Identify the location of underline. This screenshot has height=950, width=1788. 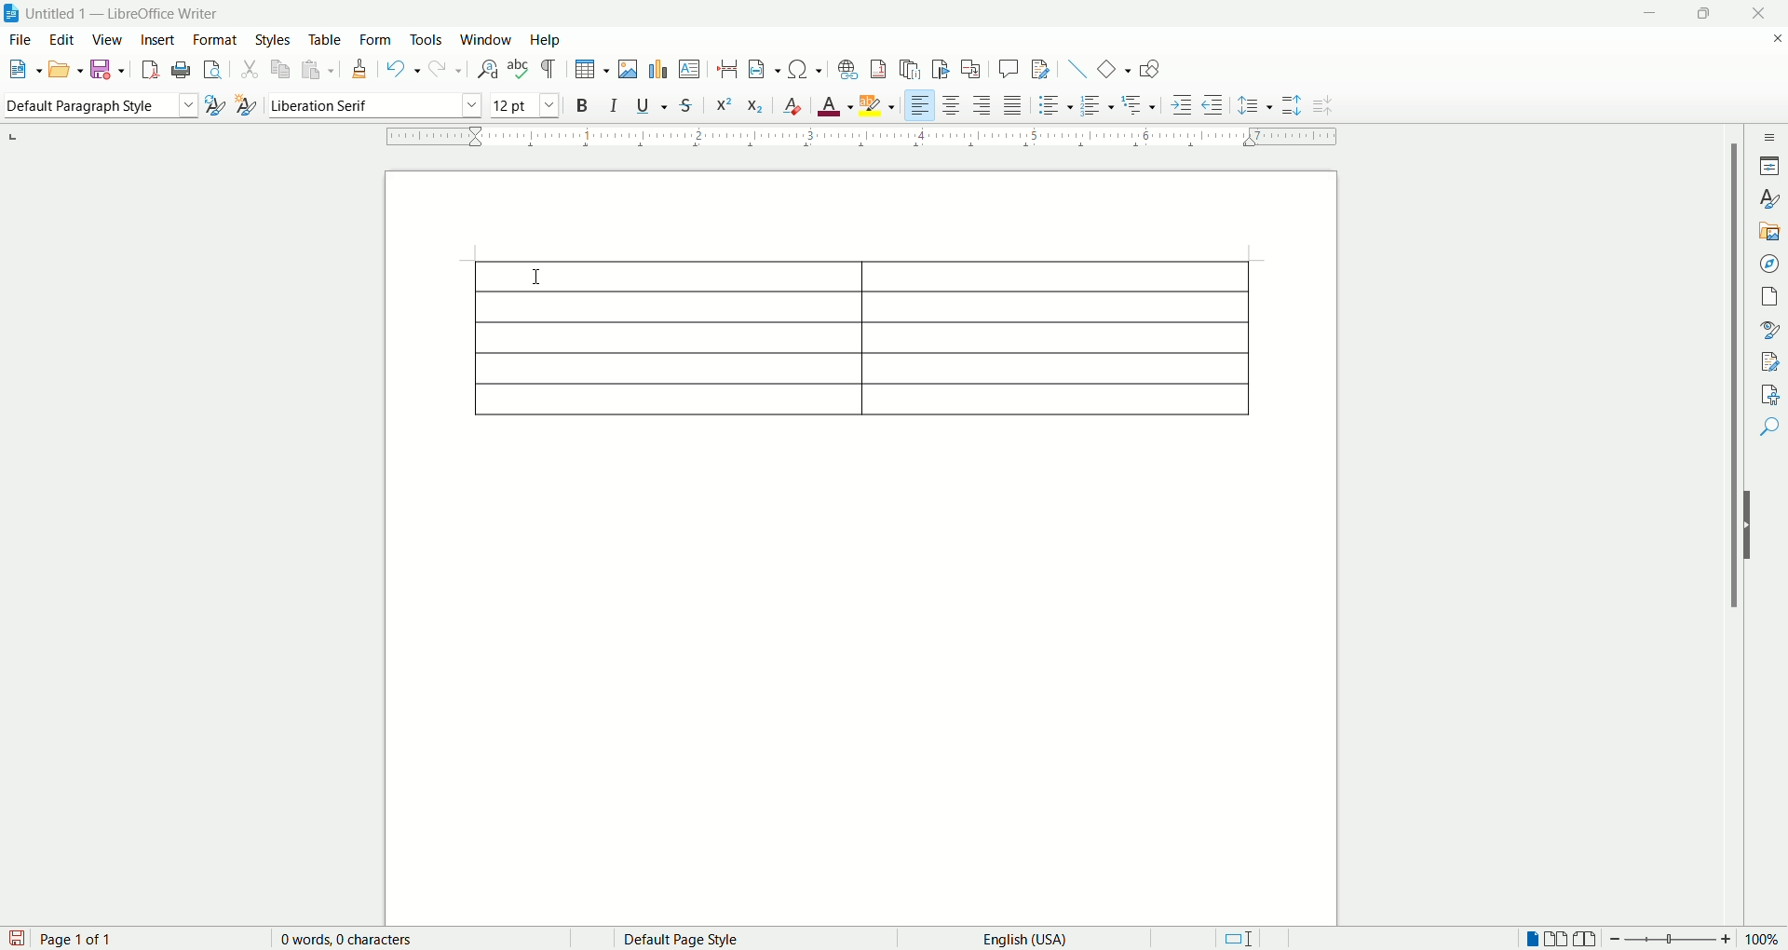
(652, 102).